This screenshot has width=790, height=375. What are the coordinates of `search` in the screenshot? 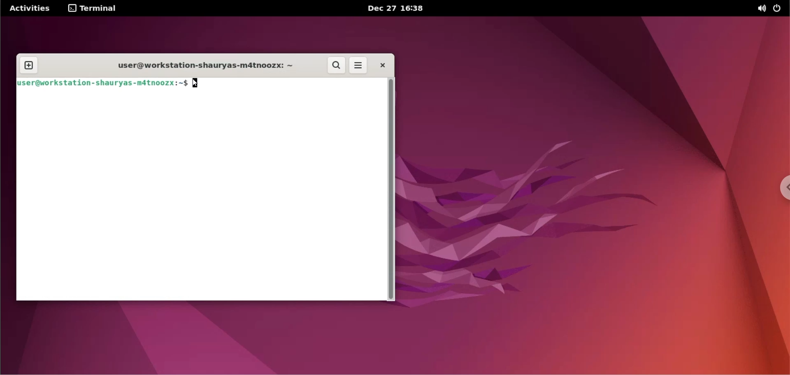 It's located at (337, 66).